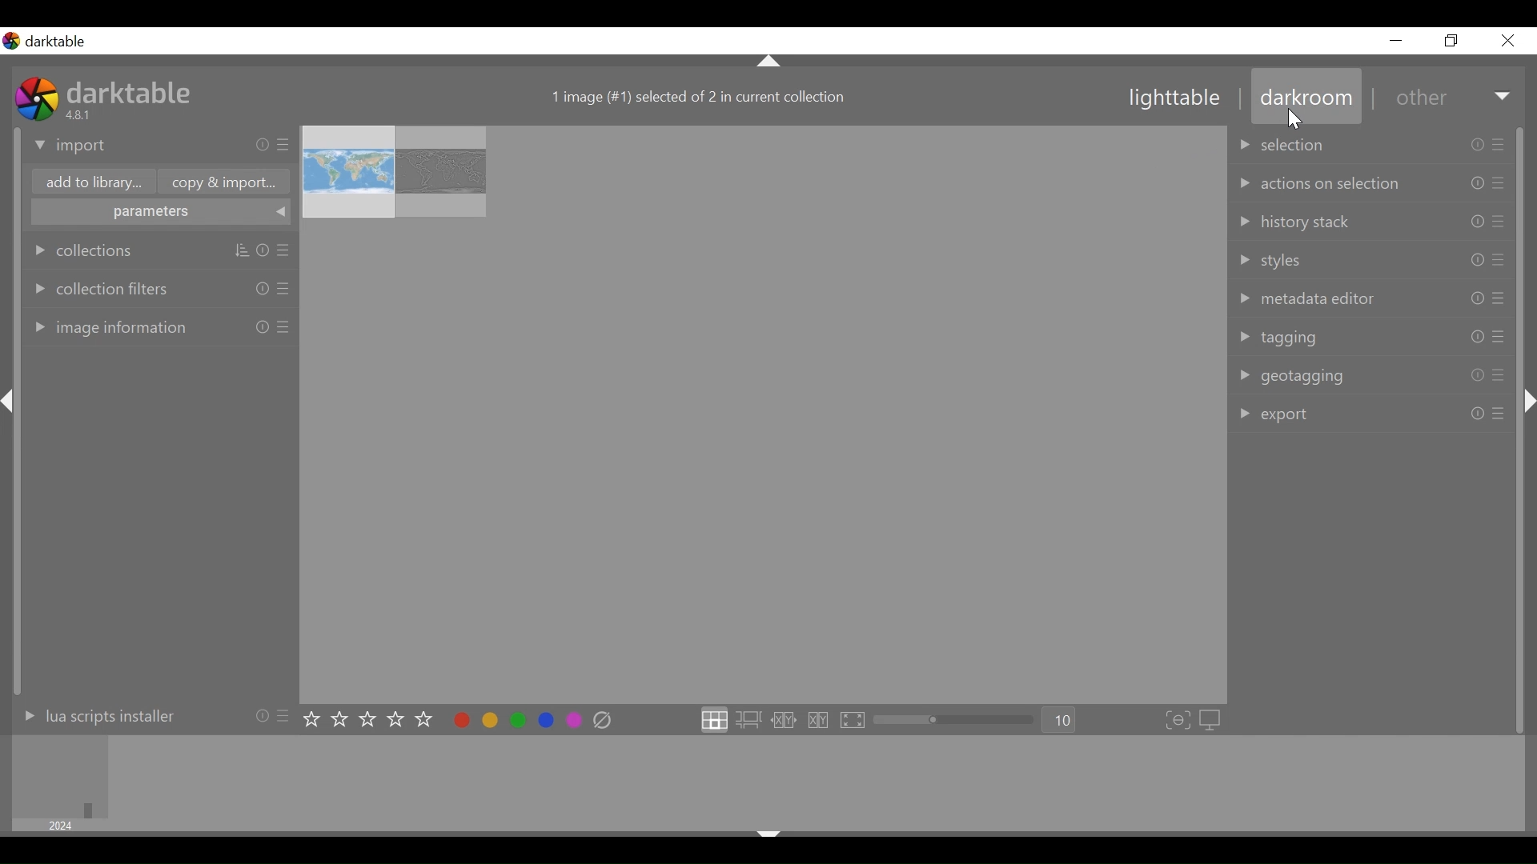  What do you see at coordinates (1376, 222) in the screenshot?
I see `history stack` at bounding box center [1376, 222].